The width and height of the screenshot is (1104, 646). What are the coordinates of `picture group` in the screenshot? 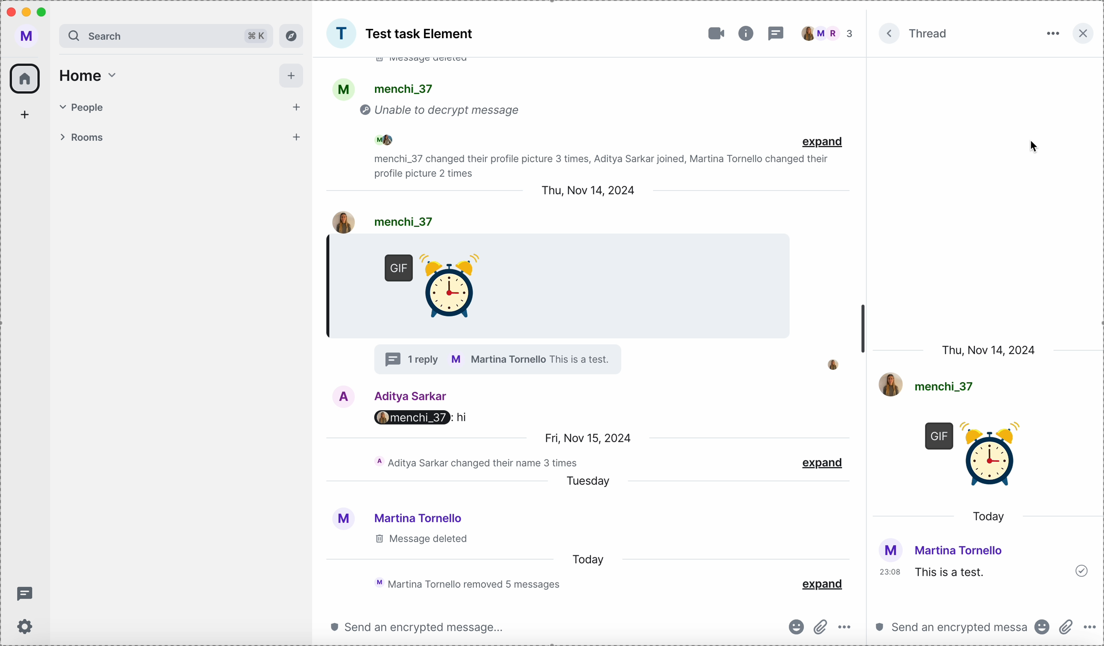 It's located at (341, 33).